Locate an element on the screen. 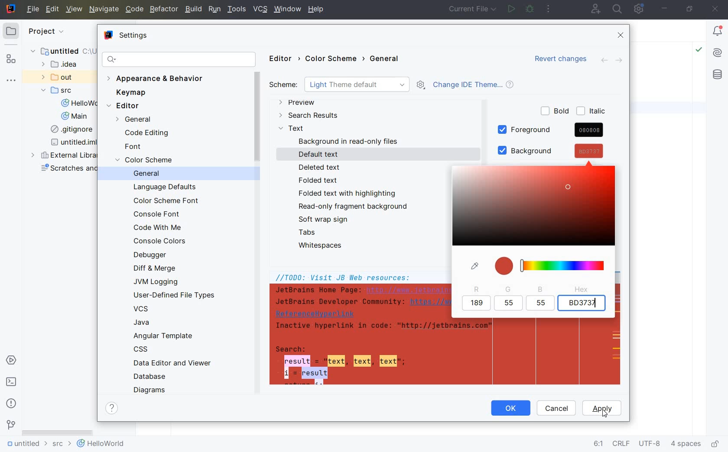 The width and height of the screenshot is (728, 452). ANGULAR TEMPLATE is located at coordinates (164, 336).